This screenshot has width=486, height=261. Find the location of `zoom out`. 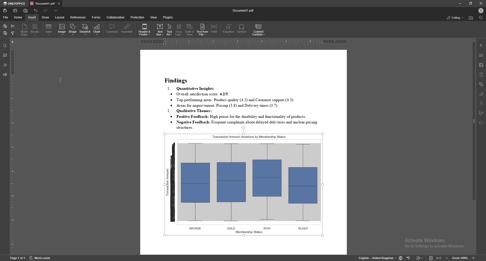

zoom out is located at coordinates (447, 258).